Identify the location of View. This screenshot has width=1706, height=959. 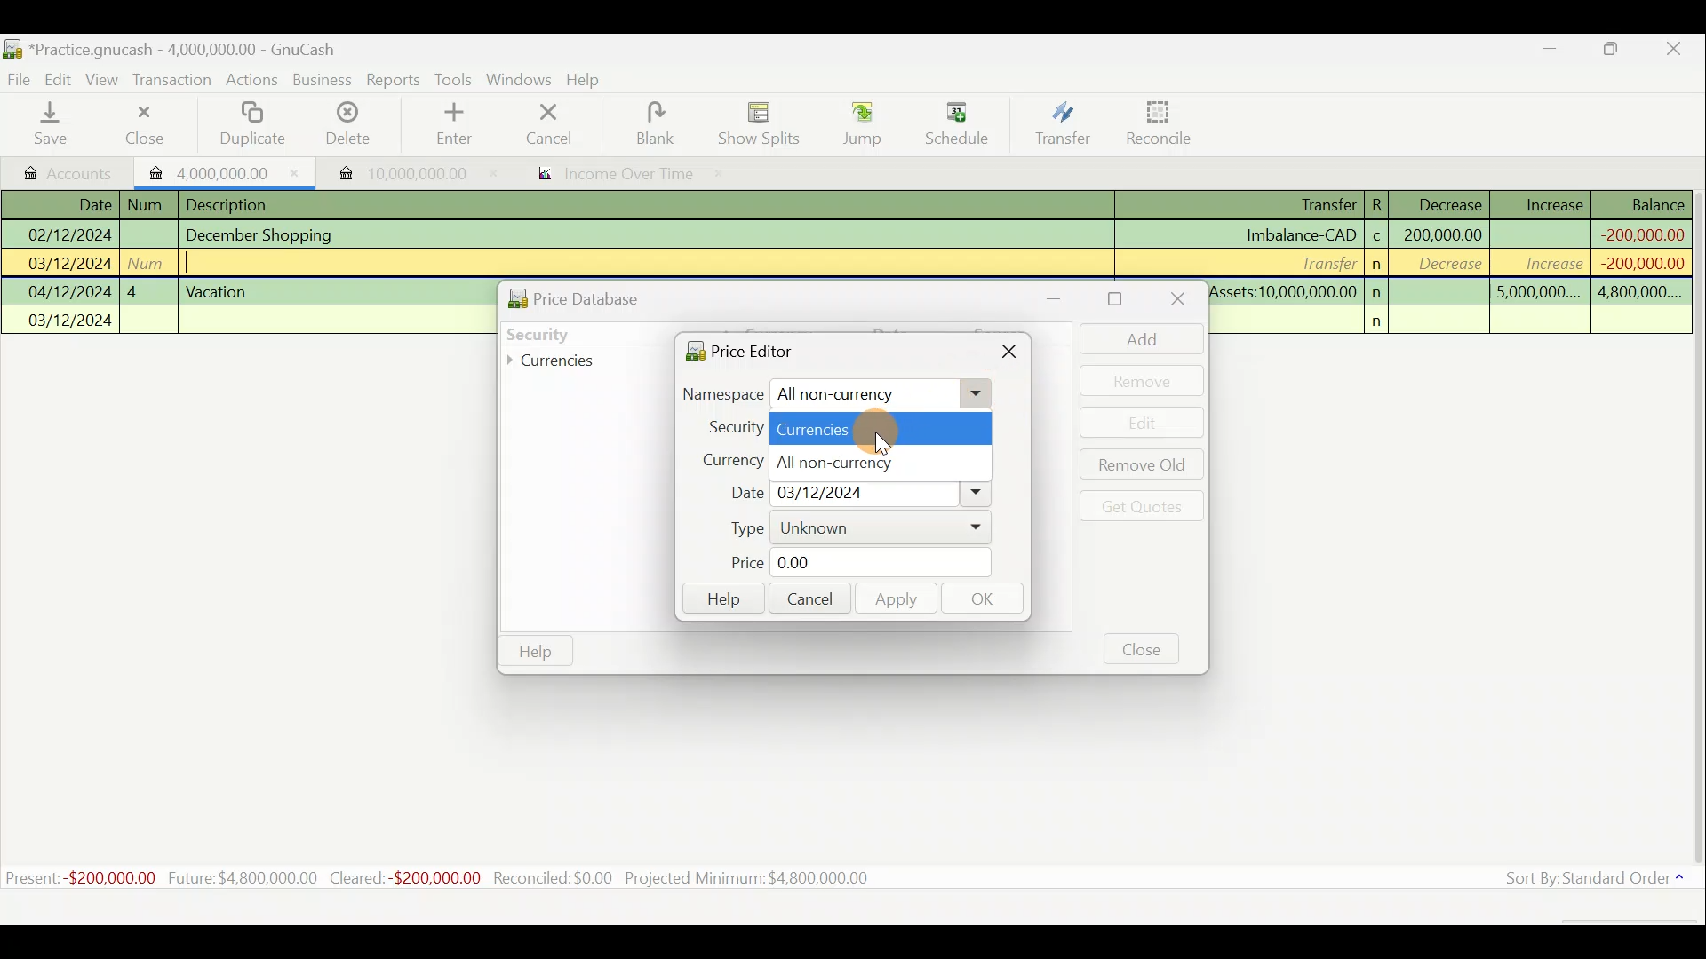
(108, 79).